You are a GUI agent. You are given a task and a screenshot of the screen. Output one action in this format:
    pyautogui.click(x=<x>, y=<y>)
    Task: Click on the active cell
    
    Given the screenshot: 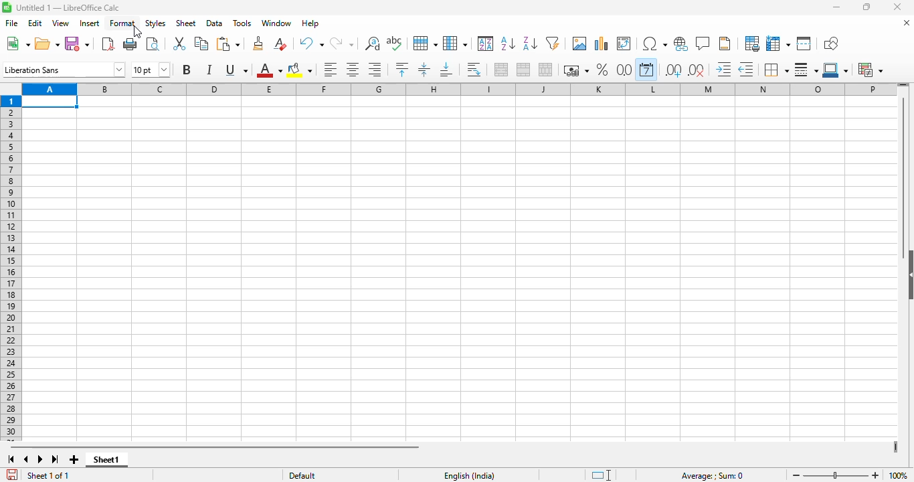 What is the action you would take?
    pyautogui.click(x=50, y=102)
    